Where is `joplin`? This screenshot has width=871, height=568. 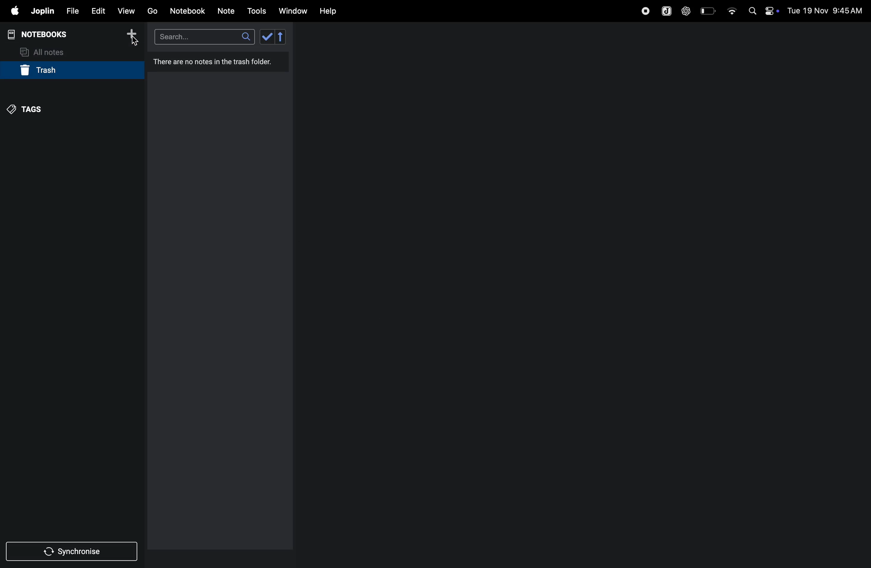
joplin is located at coordinates (42, 11).